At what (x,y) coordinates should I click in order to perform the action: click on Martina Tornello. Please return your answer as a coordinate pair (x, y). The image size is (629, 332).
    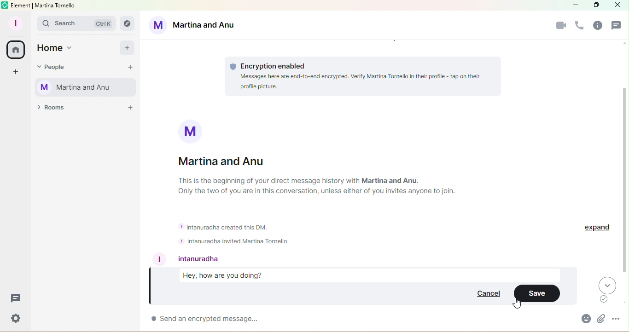
    Looking at the image, I should click on (87, 88).